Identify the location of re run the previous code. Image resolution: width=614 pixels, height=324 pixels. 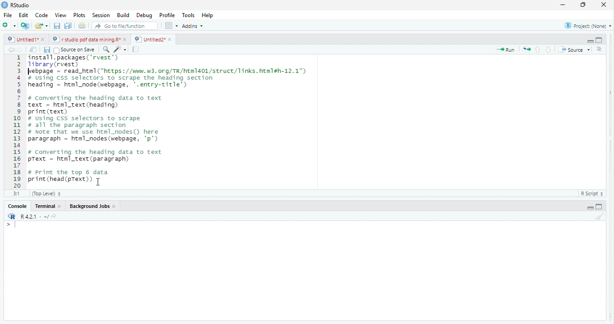
(528, 49).